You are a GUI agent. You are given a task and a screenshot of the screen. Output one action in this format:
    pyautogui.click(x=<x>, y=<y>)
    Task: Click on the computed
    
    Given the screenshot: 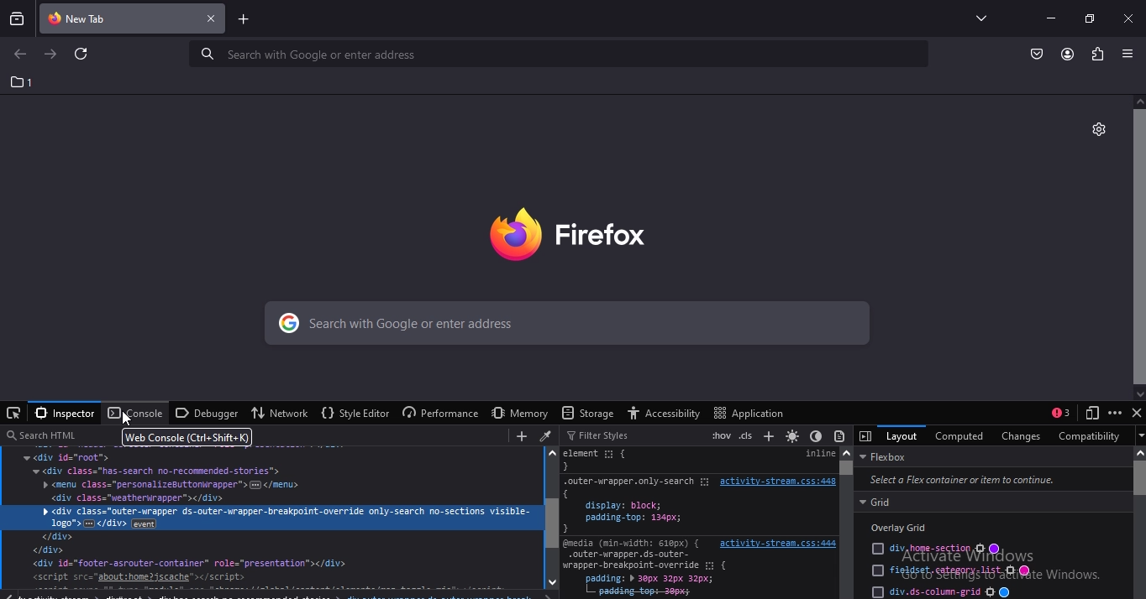 What is the action you would take?
    pyautogui.click(x=958, y=435)
    